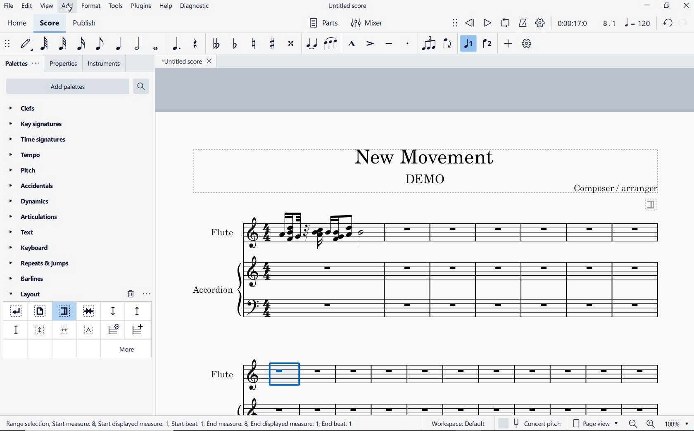 The height and width of the screenshot is (431, 694). Describe the element at coordinates (686, 7) in the screenshot. I see `close` at that location.